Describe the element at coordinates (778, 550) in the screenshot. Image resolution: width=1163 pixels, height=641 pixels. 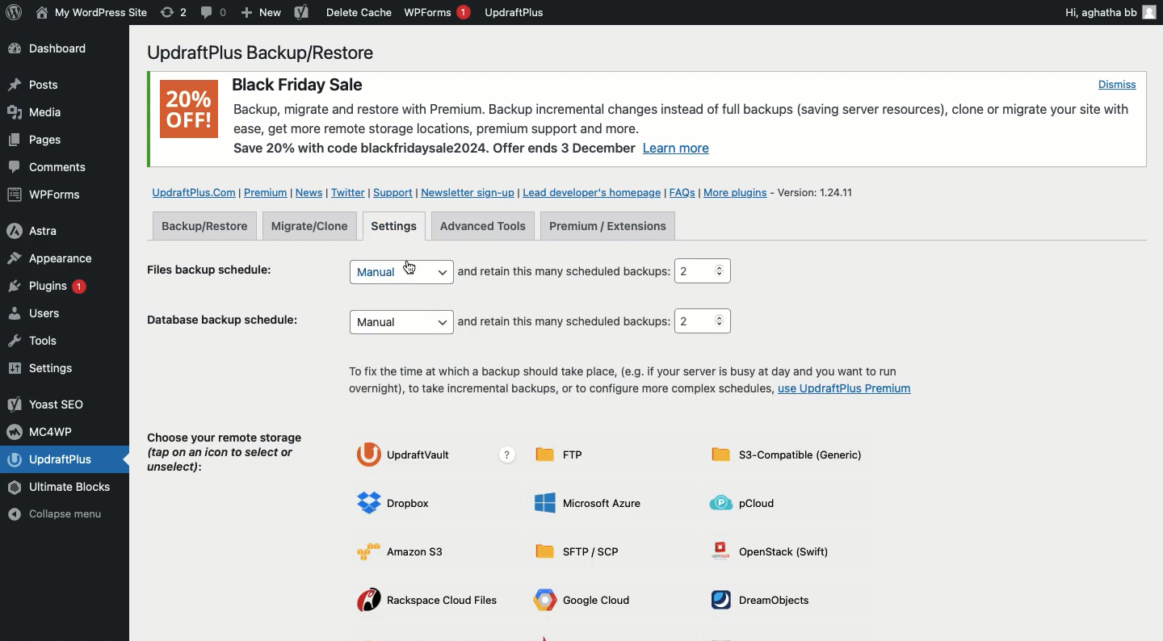
I see `OpenStack` at that location.